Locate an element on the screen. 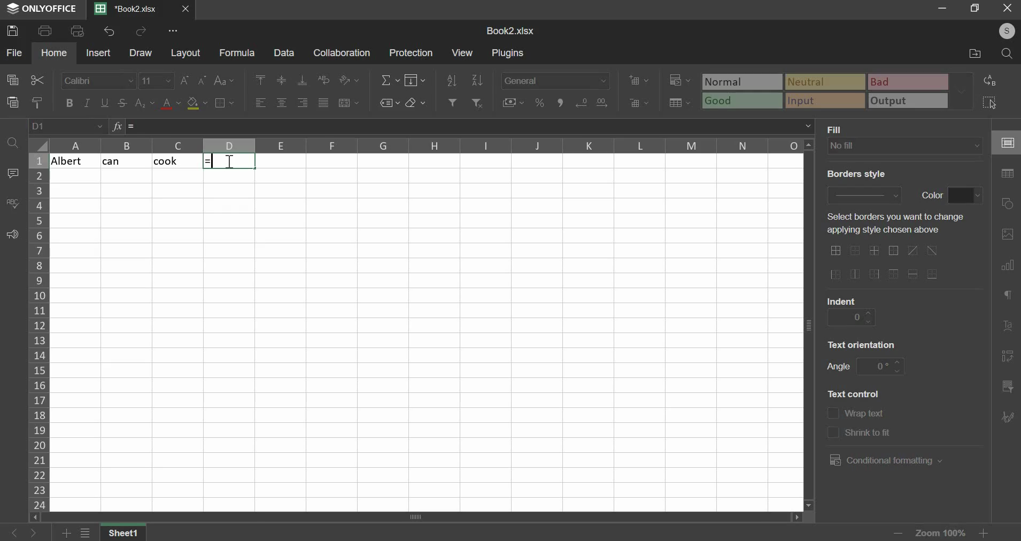 This screenshot has height=541, width=1021. subscript & superscript is located at coordinates (144, 102).